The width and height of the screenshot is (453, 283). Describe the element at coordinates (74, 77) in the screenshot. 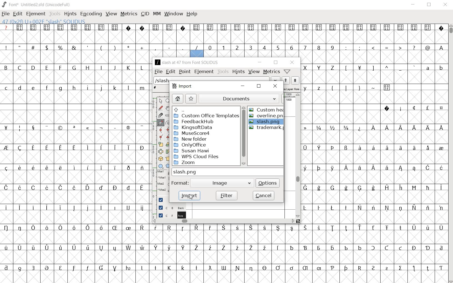

I see `empty cells` at that location.